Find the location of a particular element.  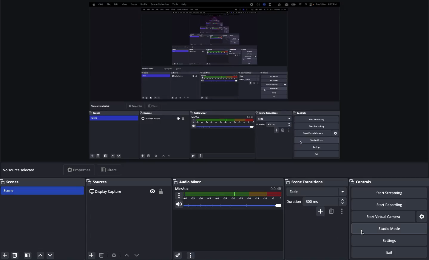

Settings is located at coordinates (422, 216).